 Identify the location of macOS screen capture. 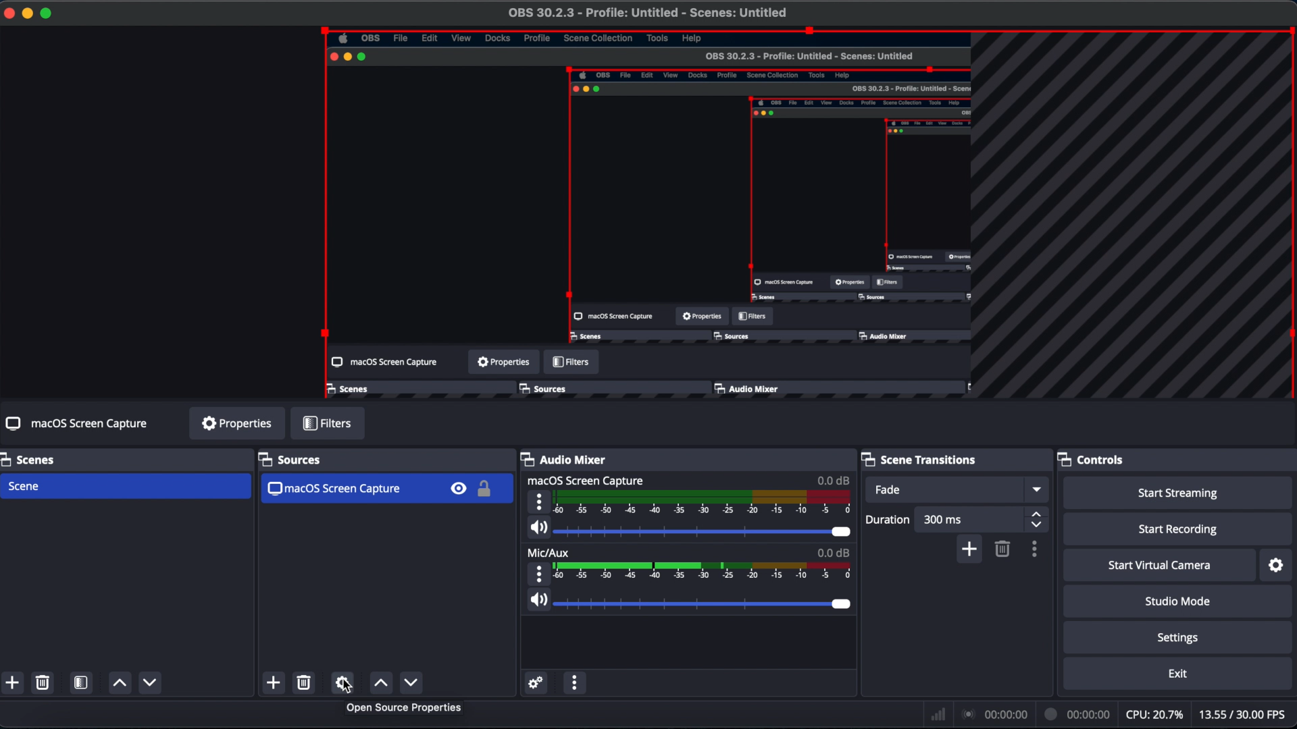
(586, 480).